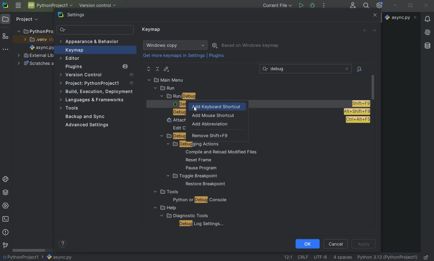 The height and width of the screenshot is (261, 434). What do you see at coordinates (278, 5) in the screenshot?
I see `current file` at bounding box center [278, 5].